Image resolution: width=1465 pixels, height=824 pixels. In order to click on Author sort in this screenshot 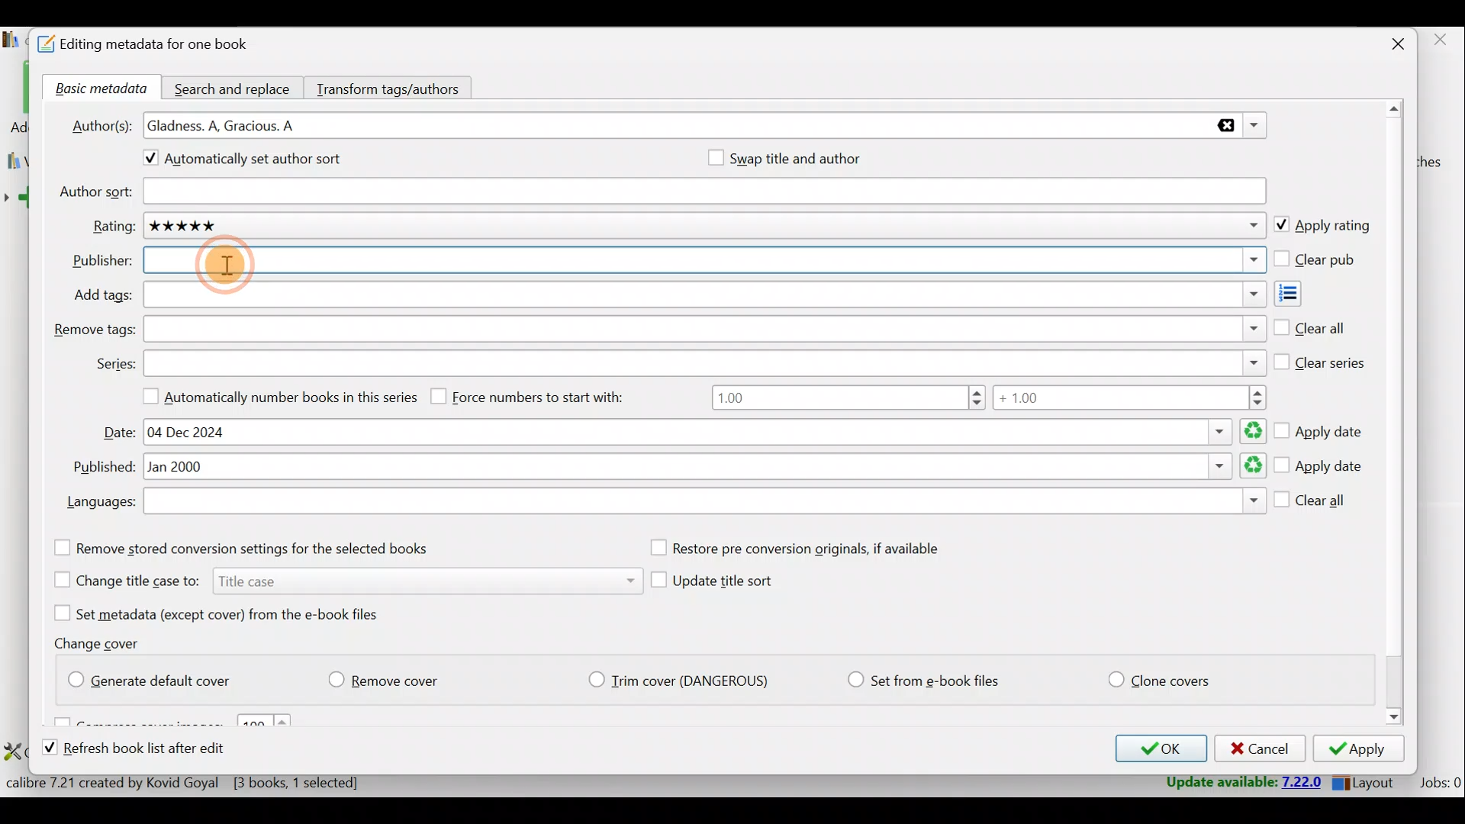, I will do `click(704, 192)`.